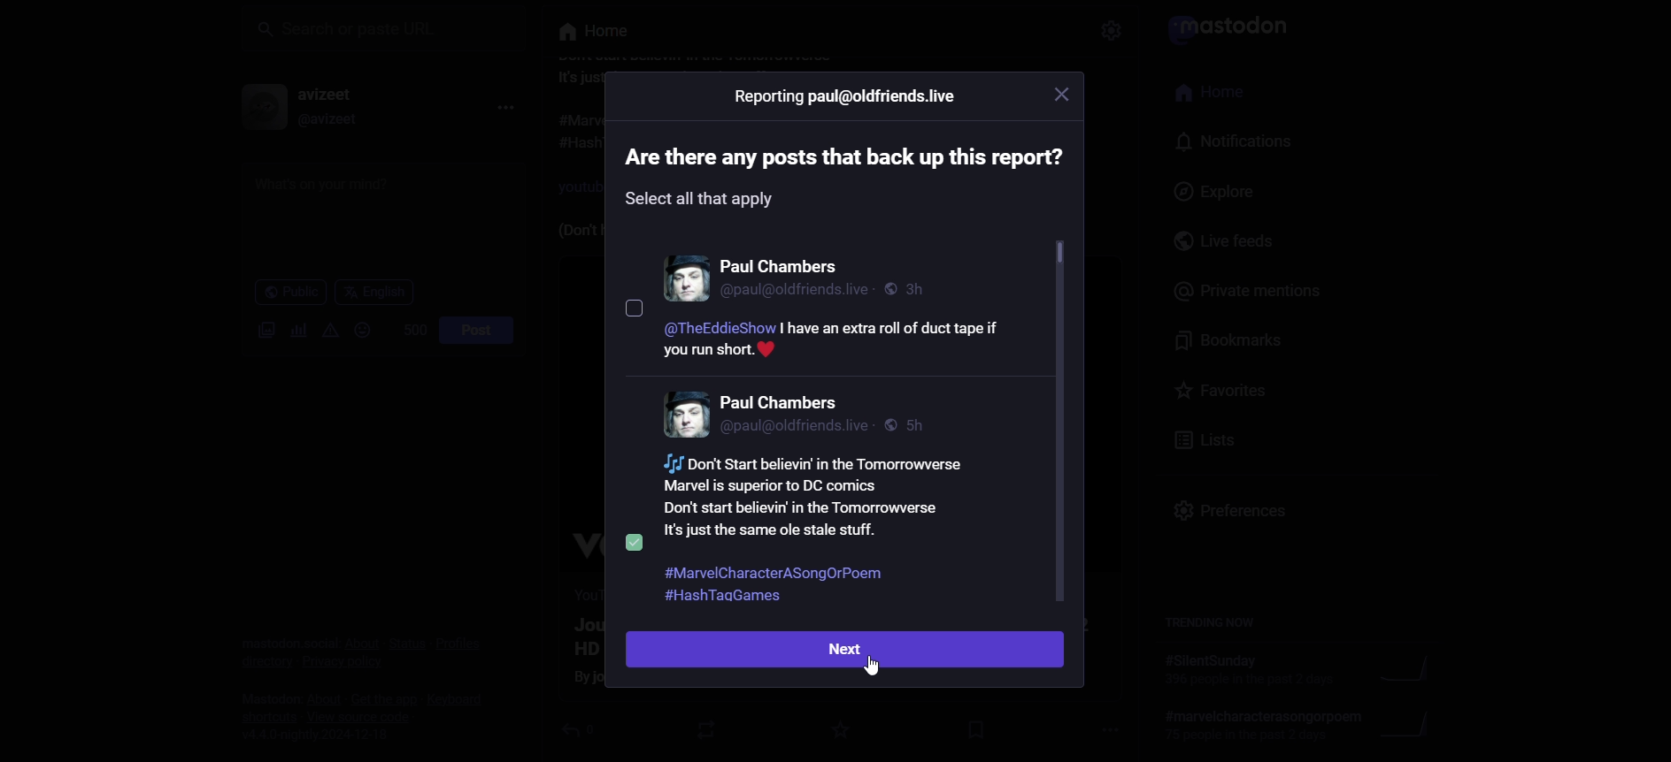 This screenshot has height=762, width=1671. What do you see at coordinates (822, 499) in the screenshot?
I see `` at bounding box center [822, 499].